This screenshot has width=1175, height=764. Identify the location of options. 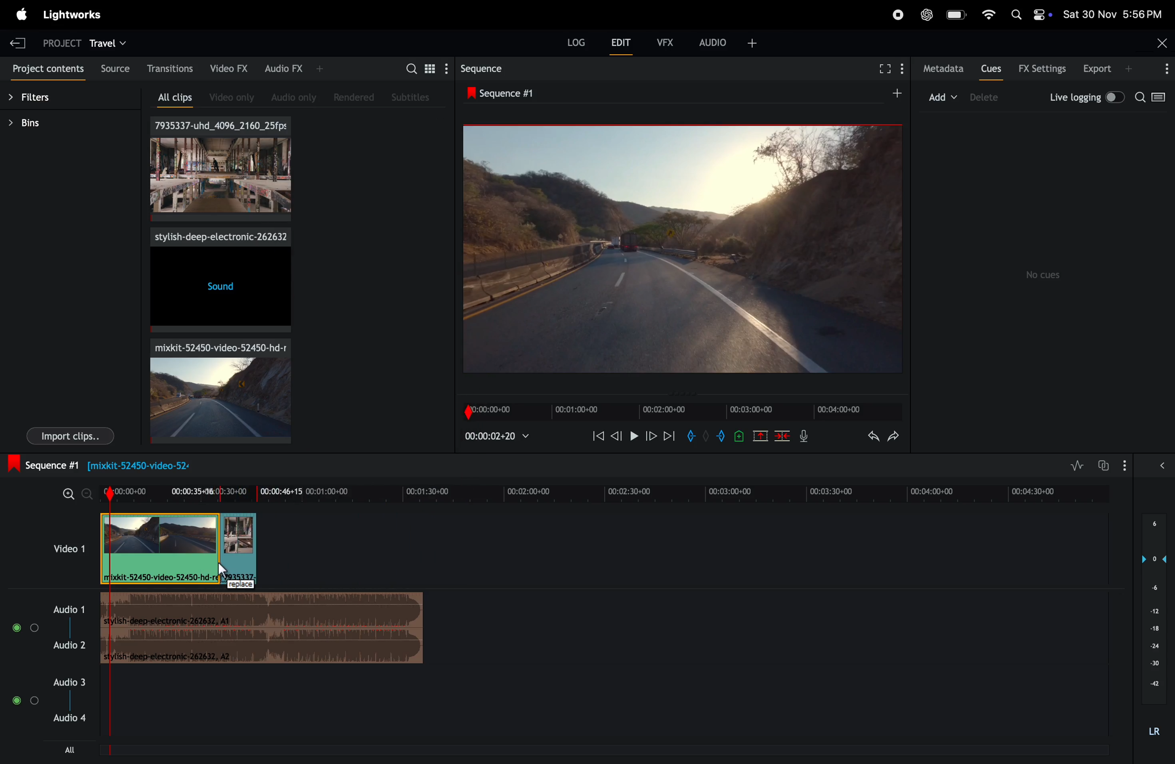
(1146, 464).